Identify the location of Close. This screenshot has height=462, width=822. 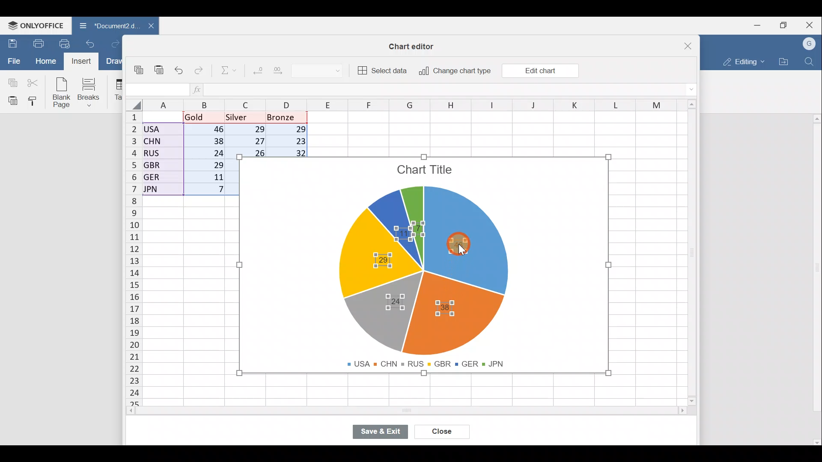
(444, 432).